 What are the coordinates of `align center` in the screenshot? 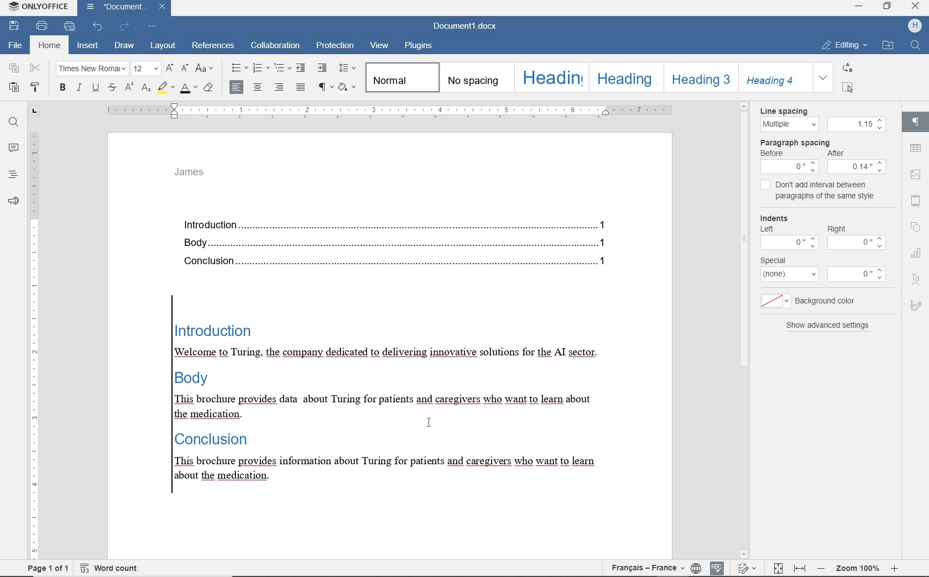 It's located at (235, 86).